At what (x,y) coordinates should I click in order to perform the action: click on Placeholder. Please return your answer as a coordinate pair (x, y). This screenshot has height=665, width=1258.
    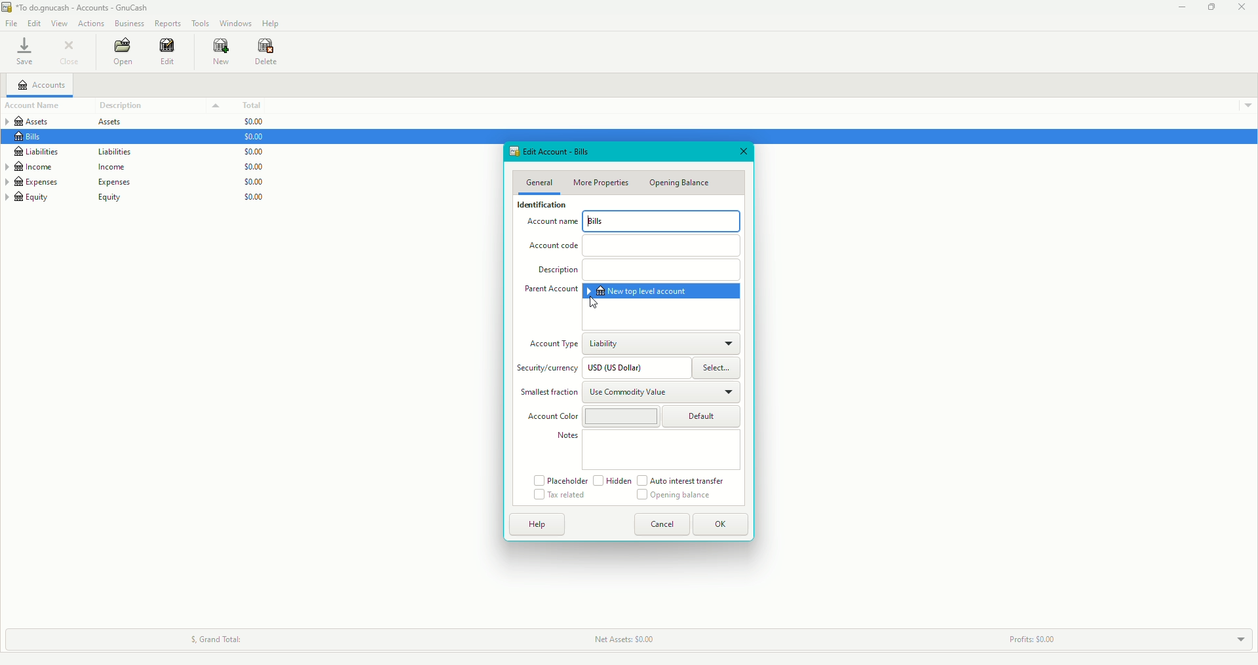
    Looking at the image, I should click on (559, 480).